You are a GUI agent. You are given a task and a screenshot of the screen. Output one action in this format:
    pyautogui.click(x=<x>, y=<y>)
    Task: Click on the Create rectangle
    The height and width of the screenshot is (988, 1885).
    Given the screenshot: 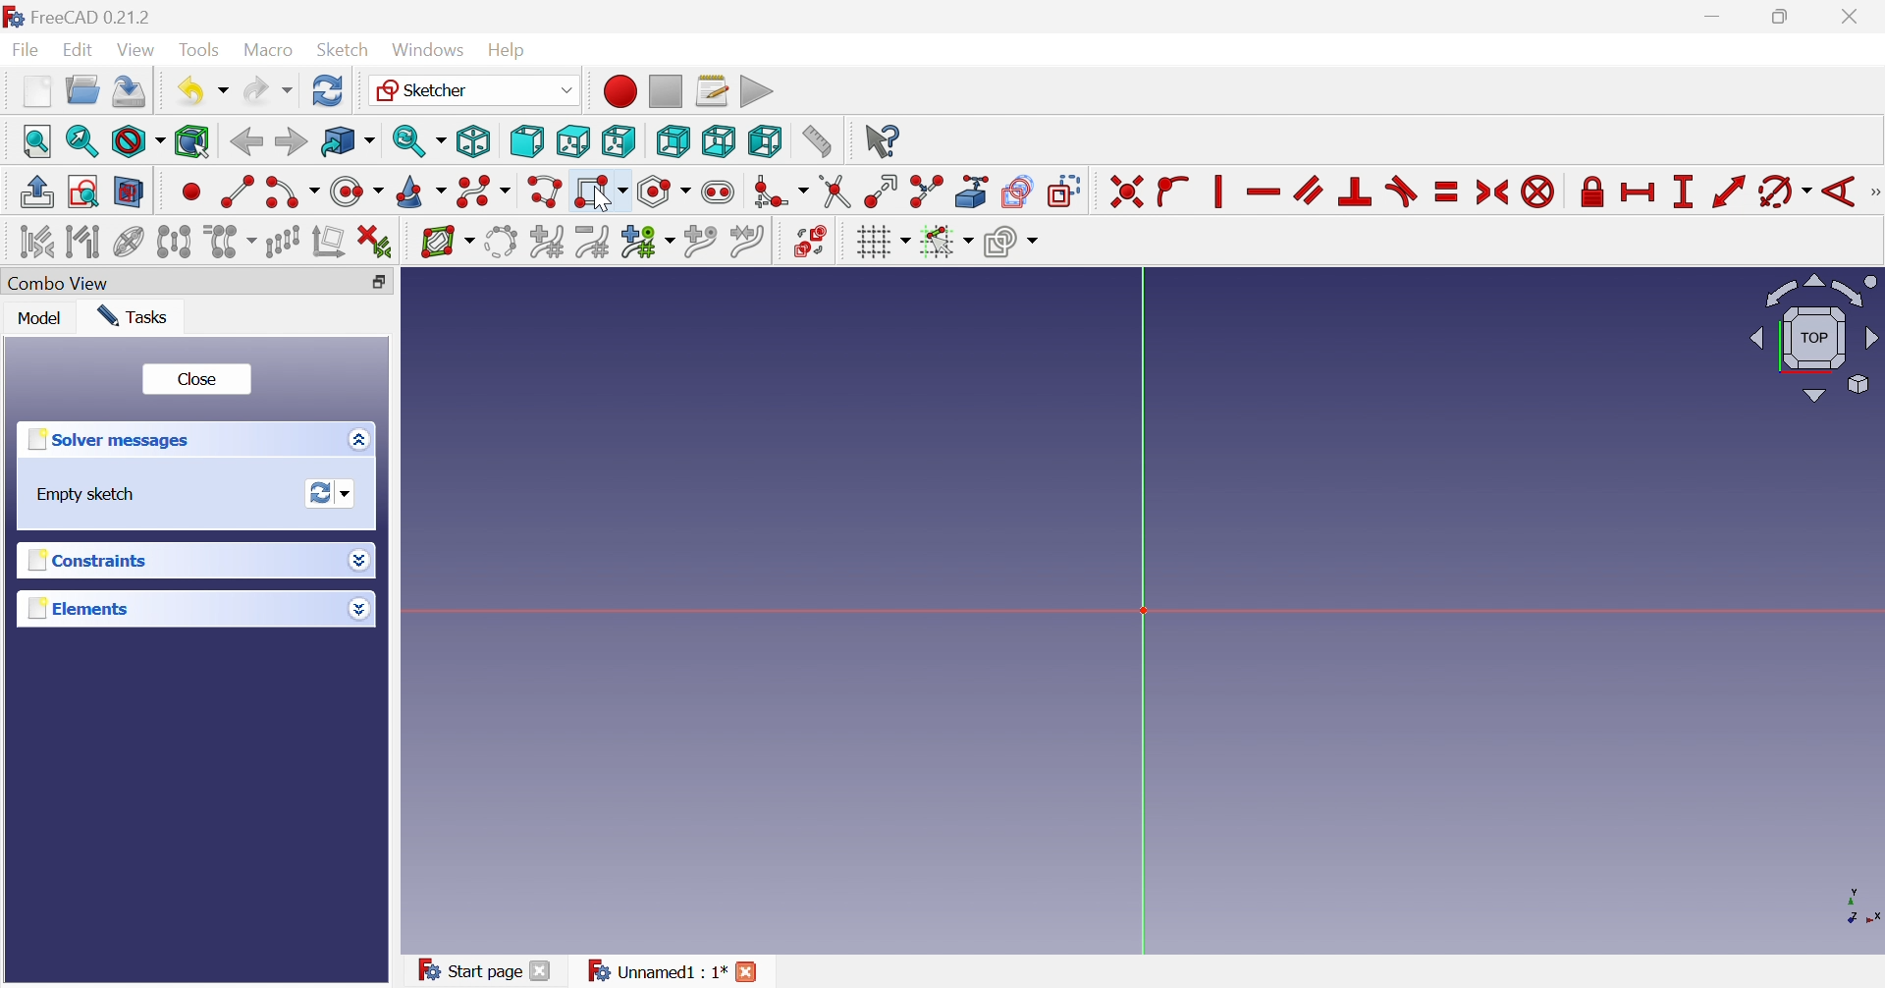 What is the action you would take?
    pyautogui.click(x=600, y=192)
    